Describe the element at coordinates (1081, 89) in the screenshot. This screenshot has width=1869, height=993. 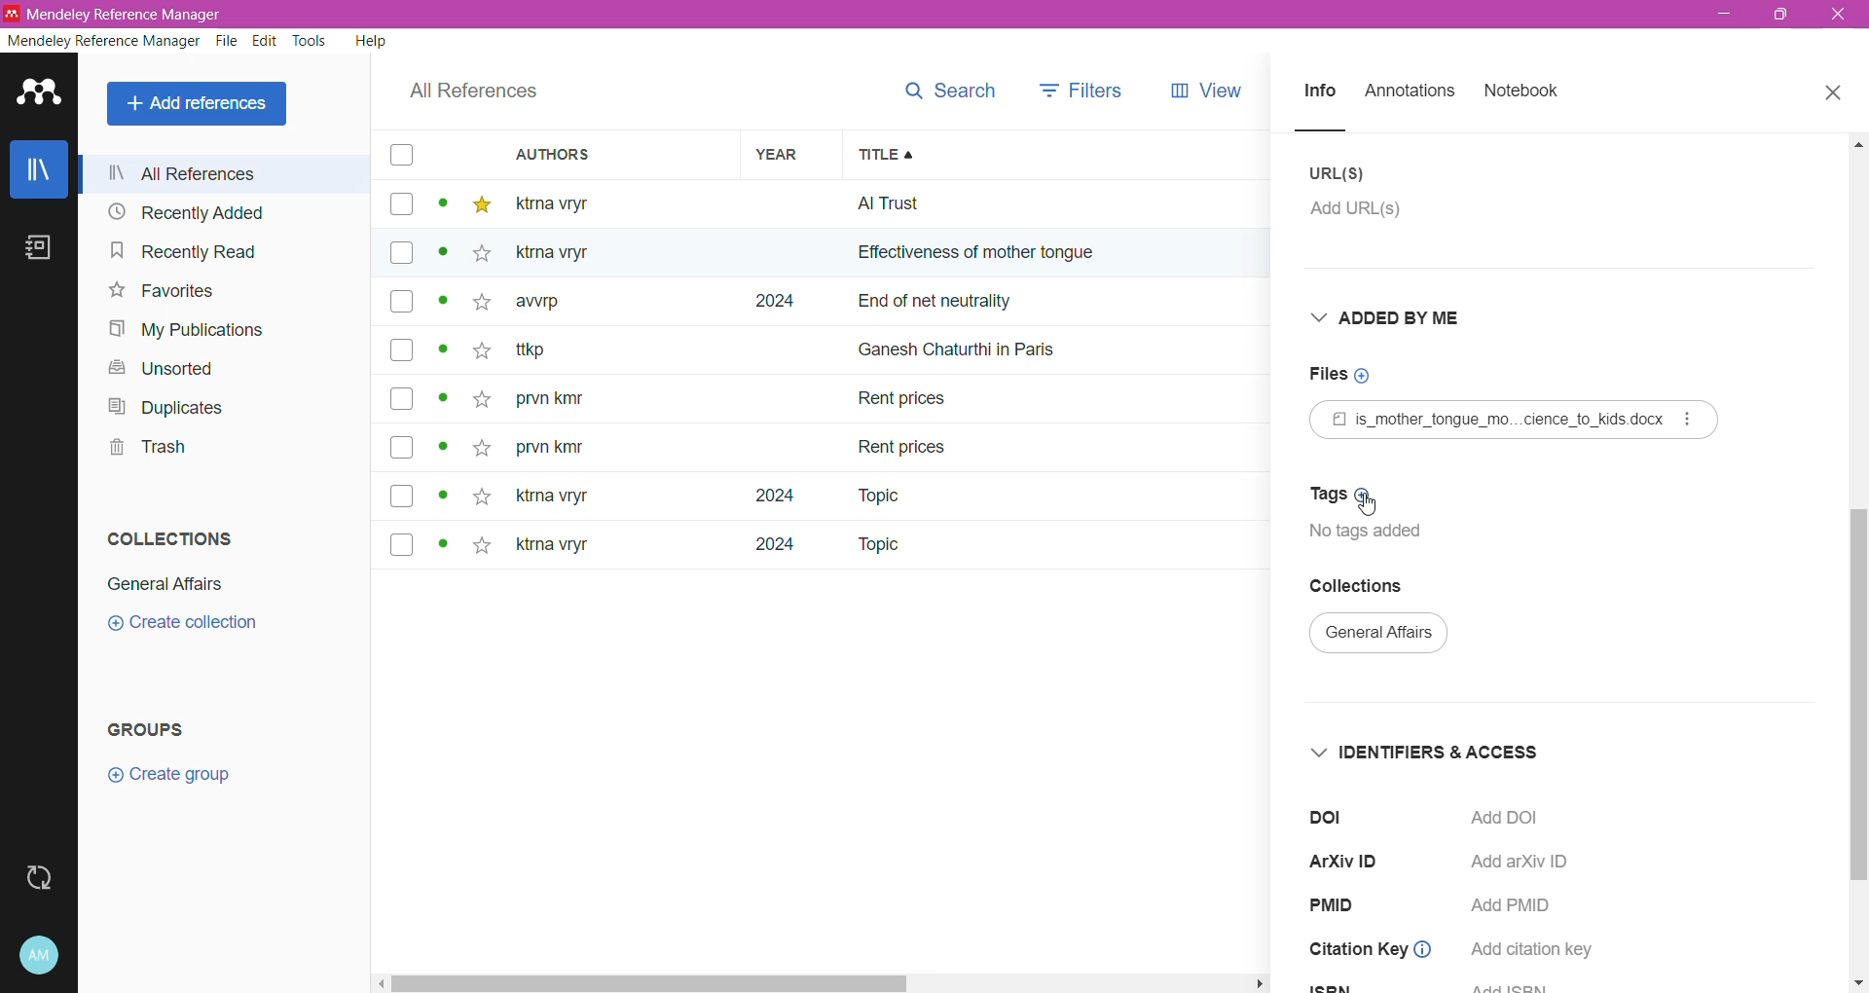
I see `filters ` at that location.